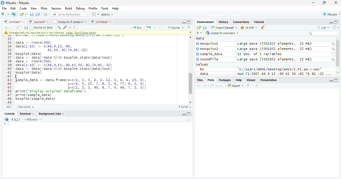  What do you see at coordinates (336, 27) in the screenshot?
I see `Refresh` at bounding box center [336, 27].